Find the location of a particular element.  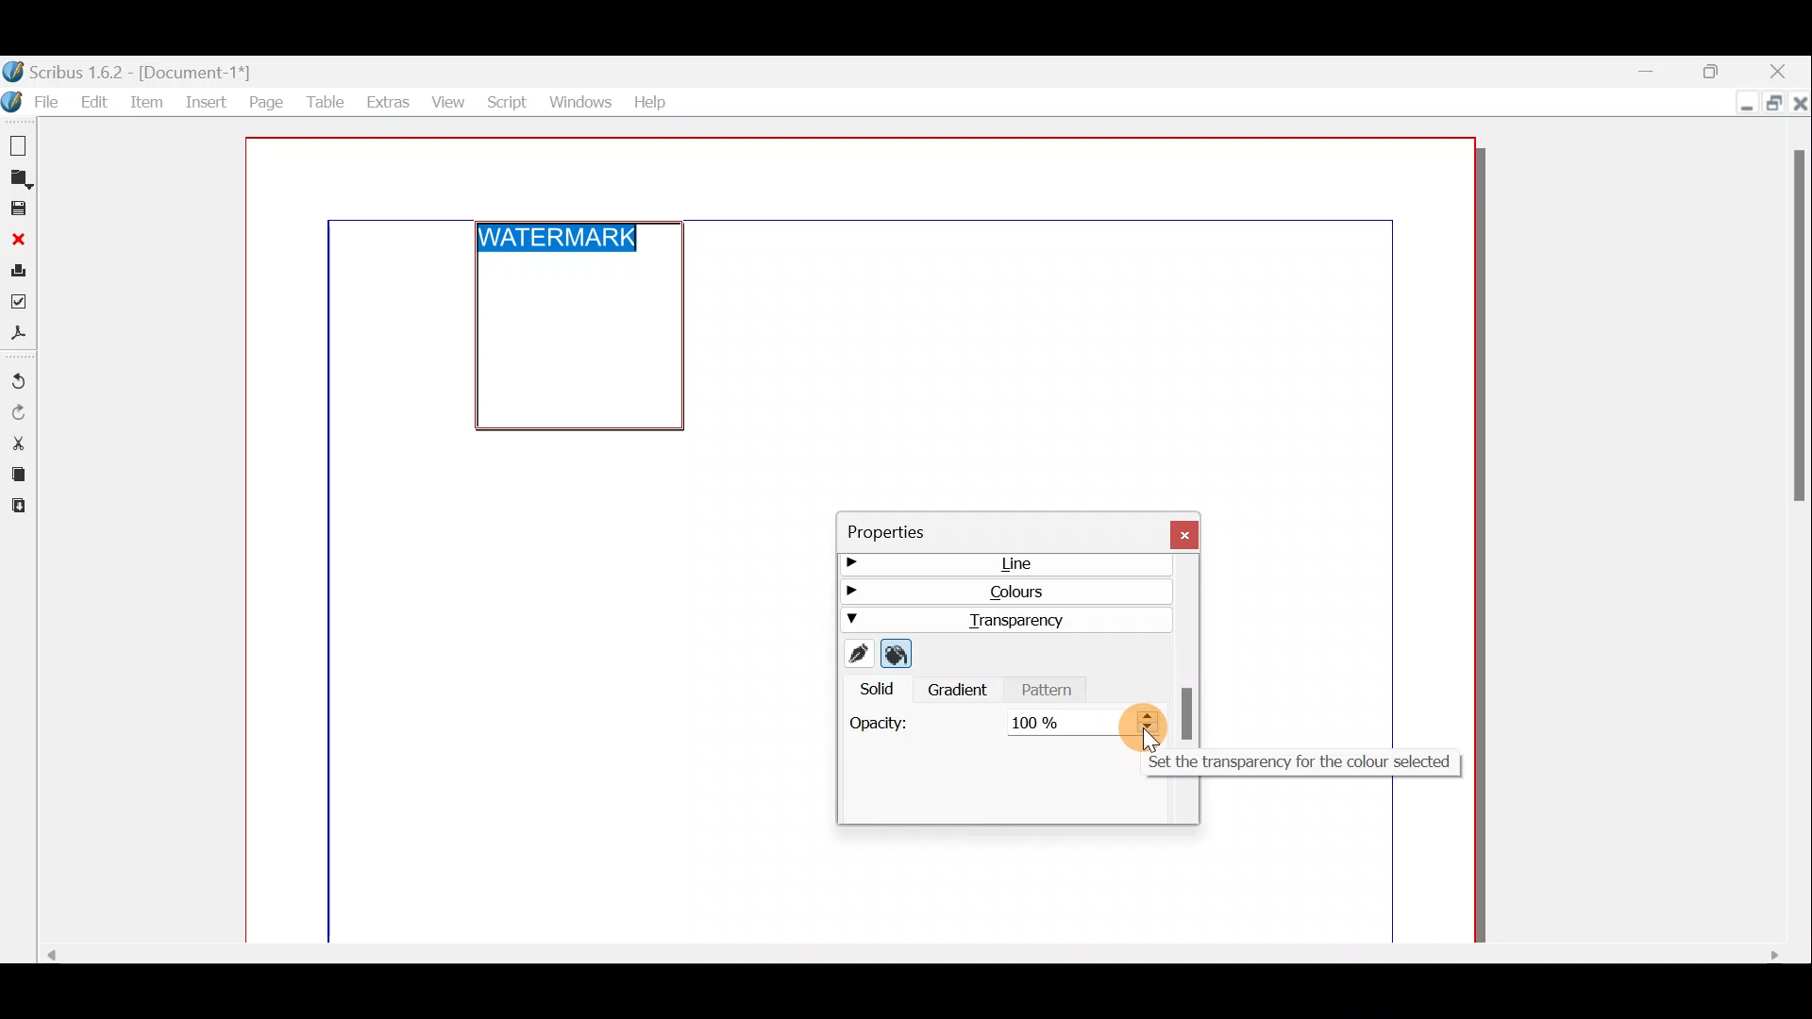

View is located at coordinates (448, 101).